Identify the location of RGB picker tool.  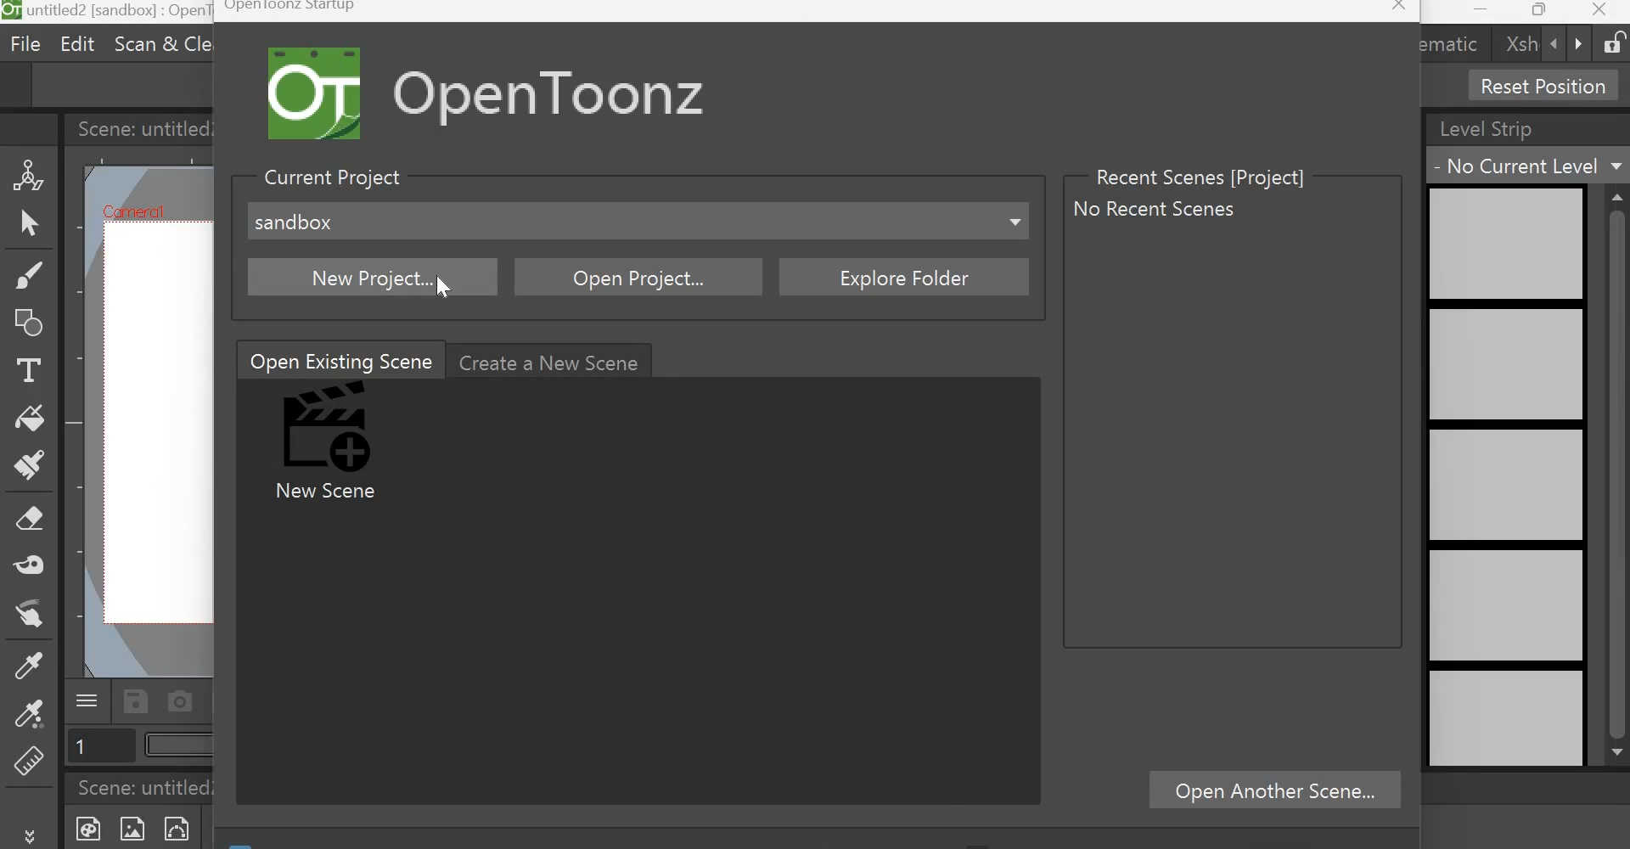
(28, 719).